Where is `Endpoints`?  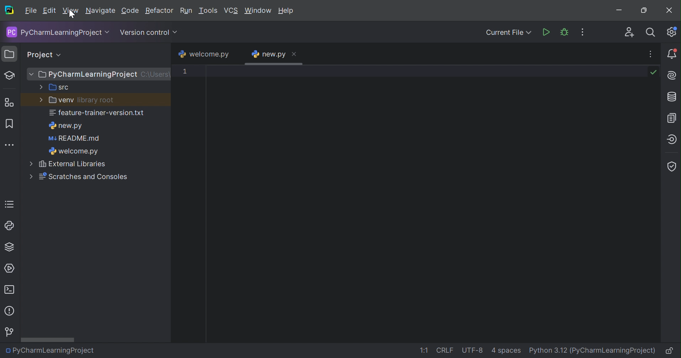
Endpoints is located at coordinates (671, 140).